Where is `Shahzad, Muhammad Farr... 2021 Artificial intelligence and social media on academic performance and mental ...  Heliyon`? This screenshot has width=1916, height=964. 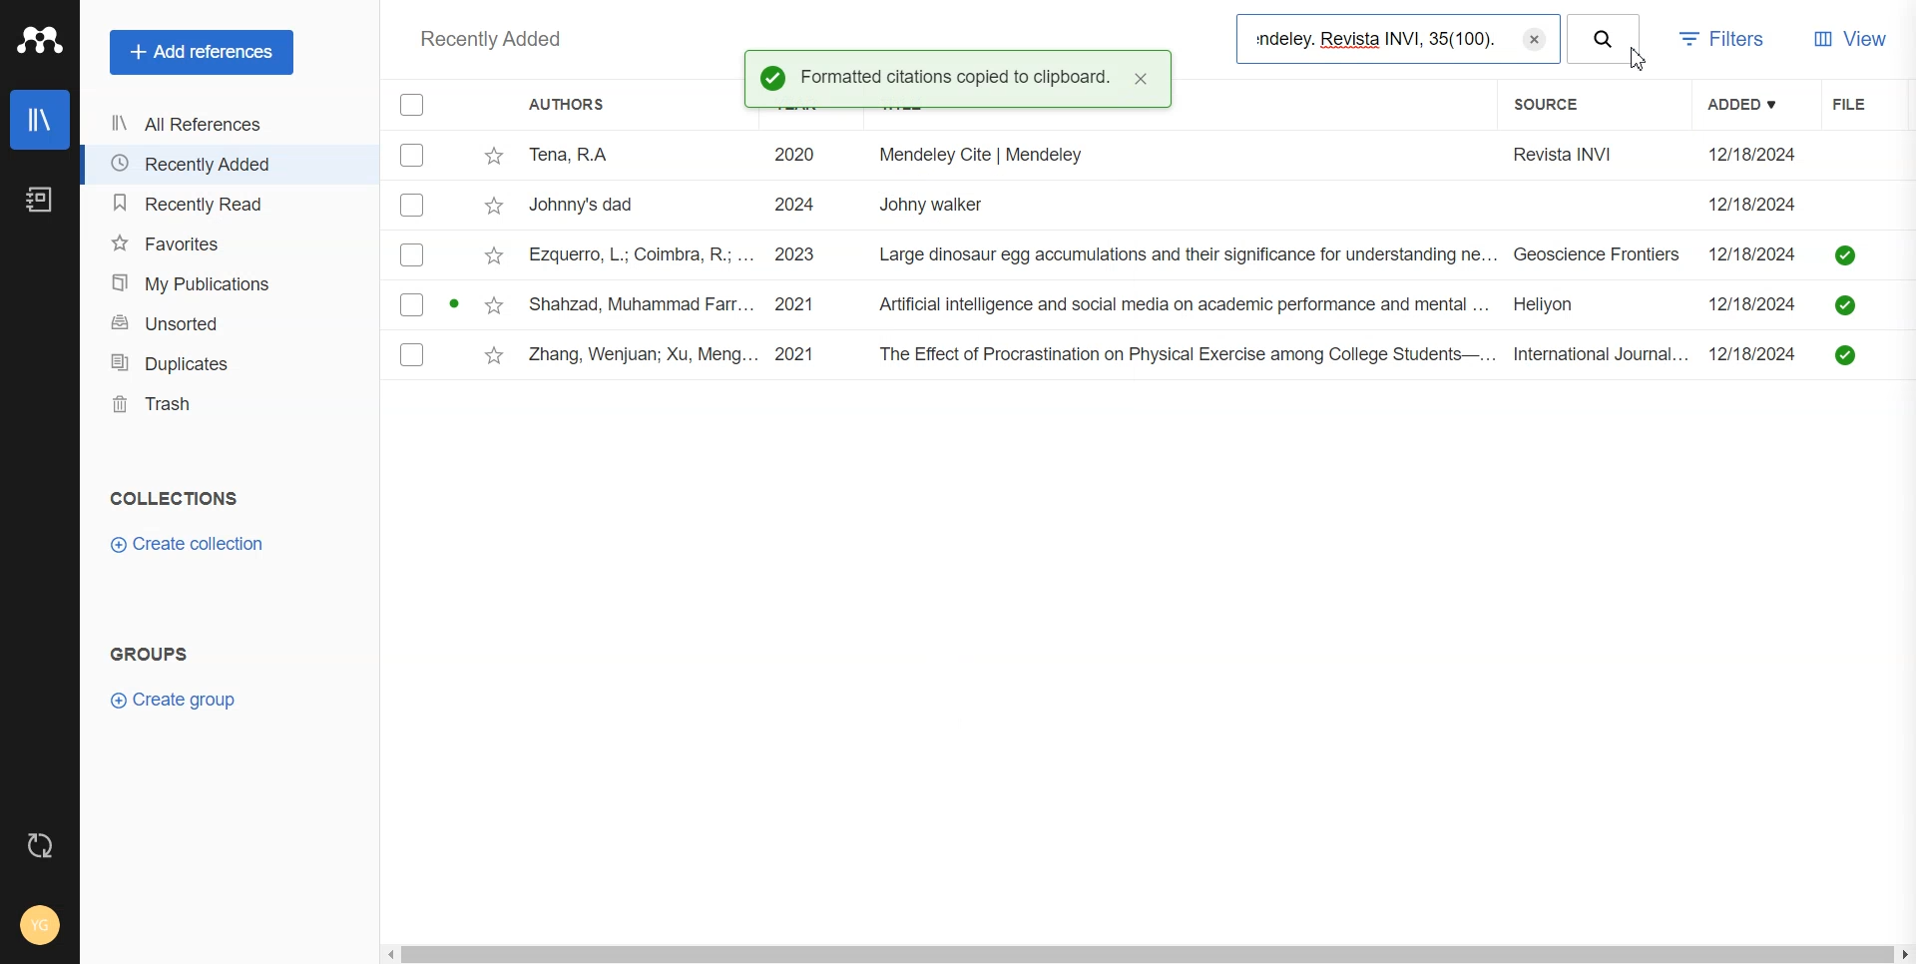
Shahzad, Muhammad Farr... 2021 Artificial intelligence and social media on academic performance and mental ...  Heliyon is located at coordinates (1107, 303).